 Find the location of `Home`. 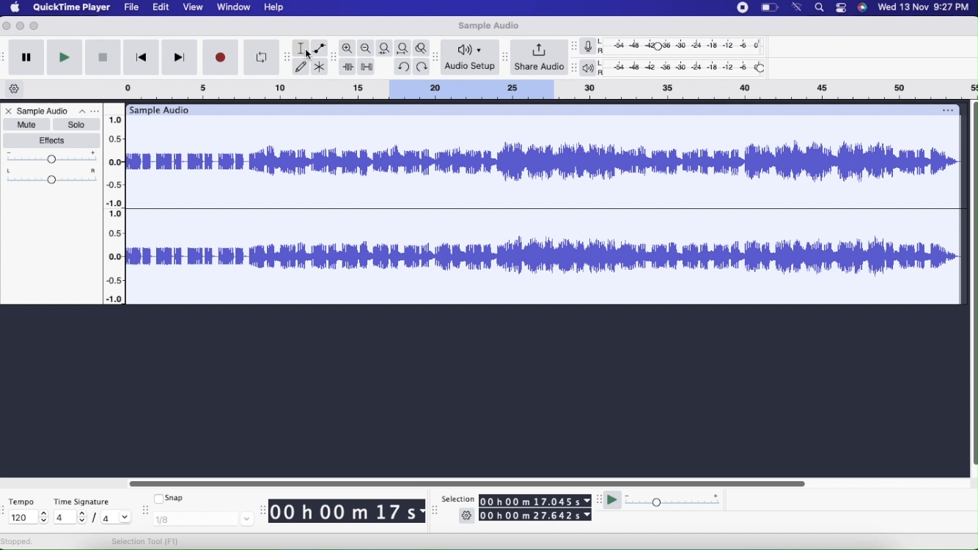

Home is located at coordinates (15, 7).